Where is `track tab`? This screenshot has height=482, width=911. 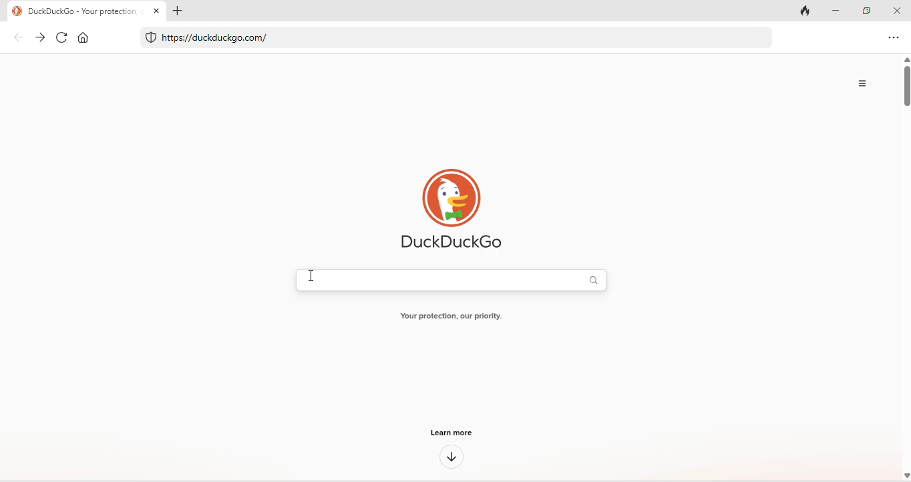
track tab is located at coordinates (803, 11).